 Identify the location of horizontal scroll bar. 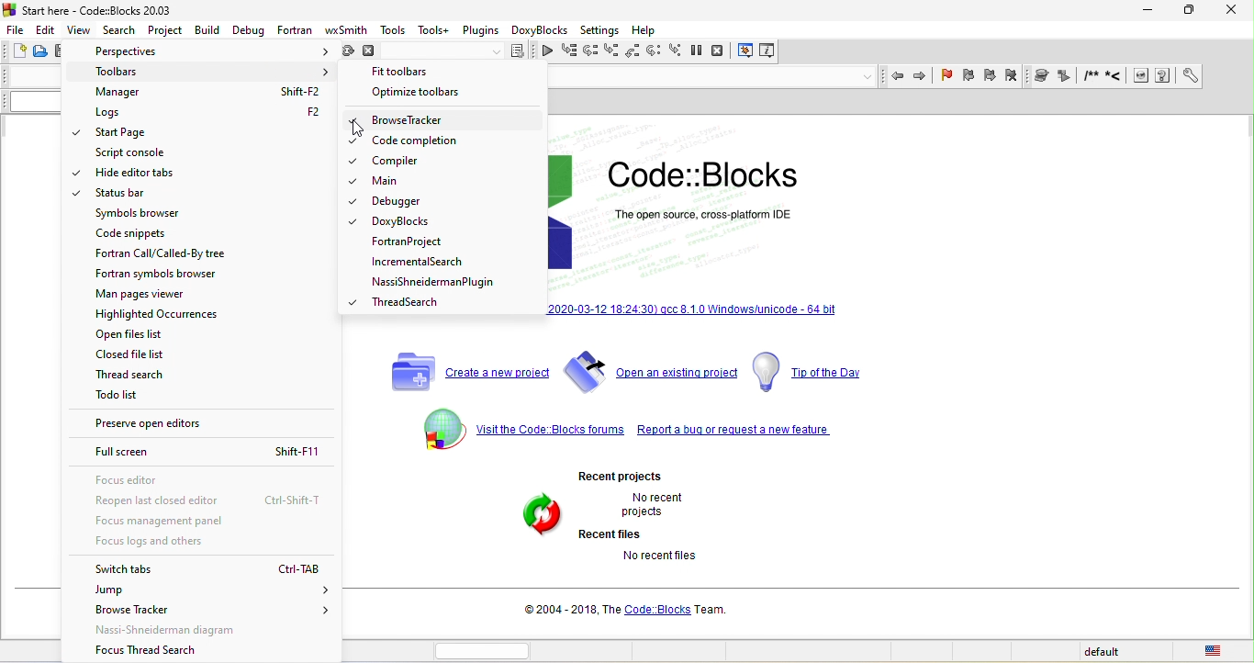
(486, 650).